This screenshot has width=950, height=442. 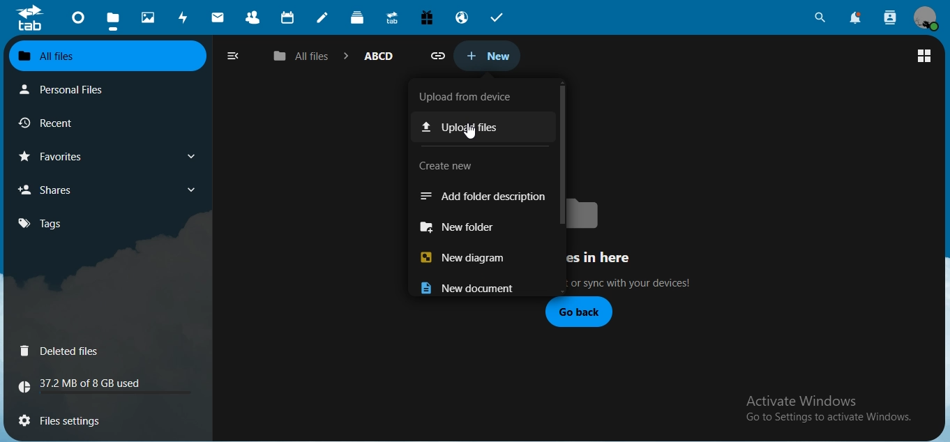 I want to click on upgrade, so click(x=394, y=19).